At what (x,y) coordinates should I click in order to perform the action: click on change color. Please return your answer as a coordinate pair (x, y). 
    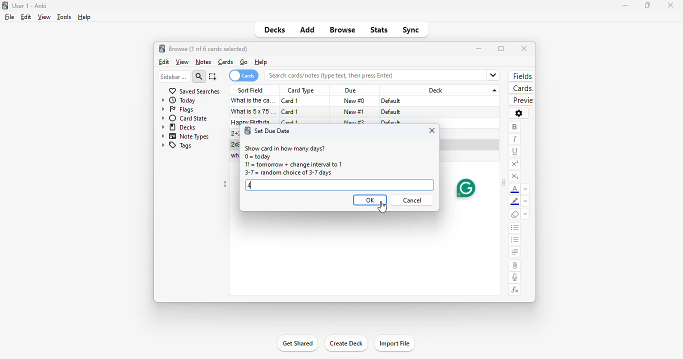
    Looking at the image, I should click on (525, 202).